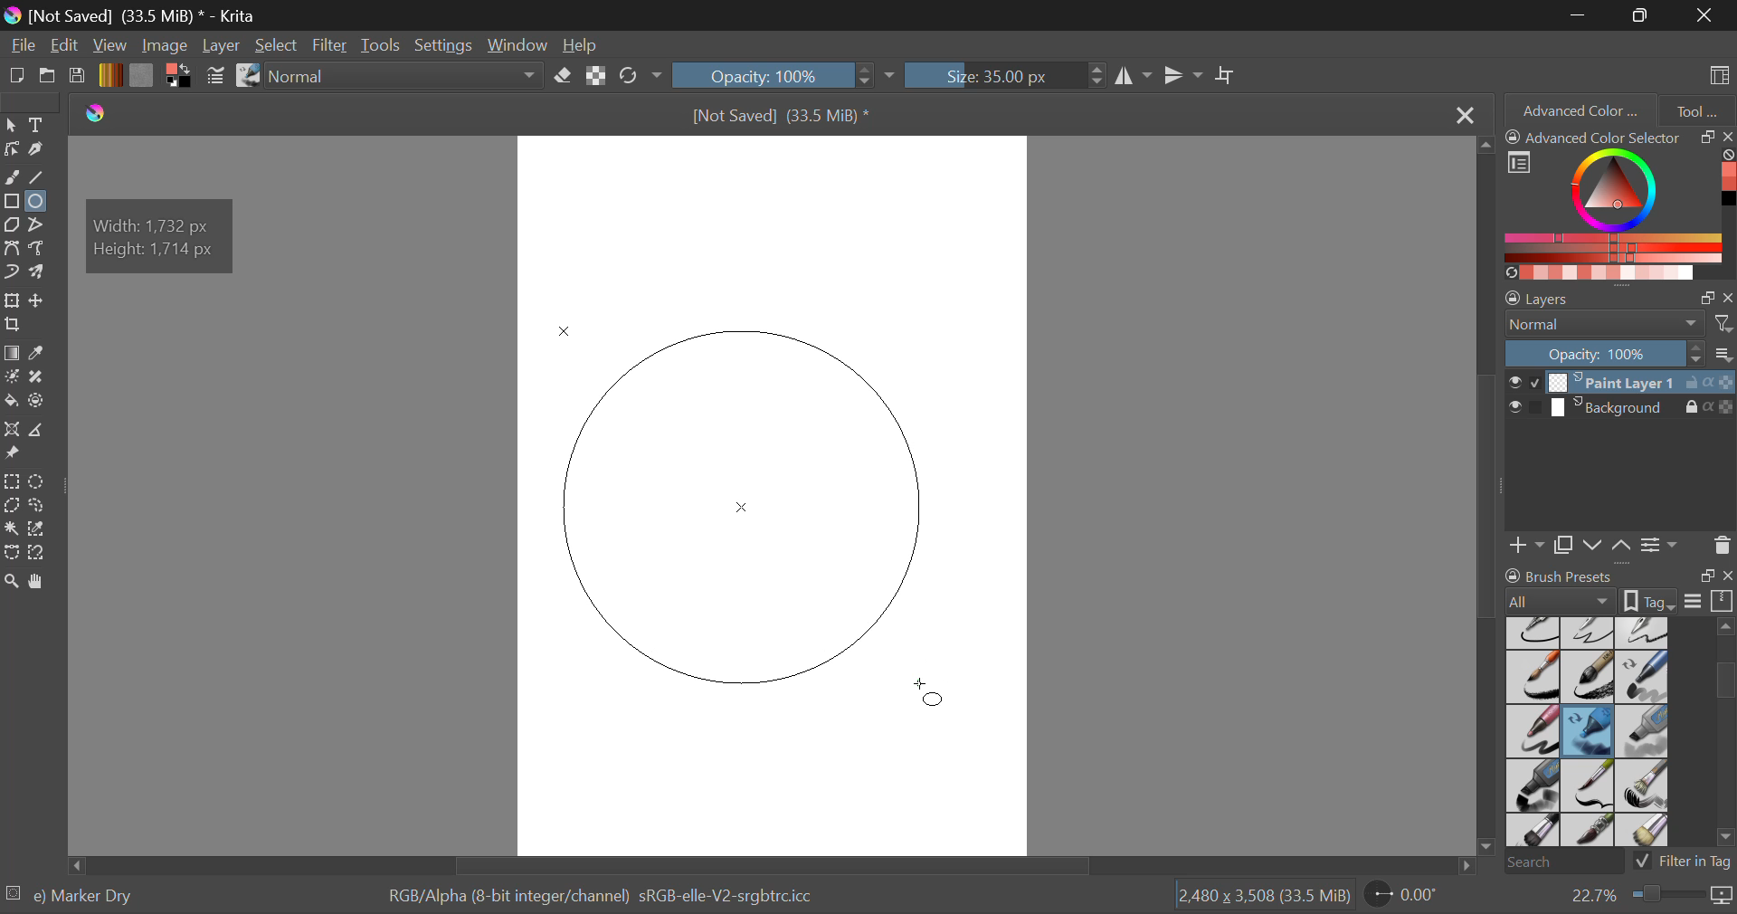 This screenshot has width=1737, height=914. Describe the element at coordinates (13, 327) in the screenshot. I see `Crop a layer` at that location.